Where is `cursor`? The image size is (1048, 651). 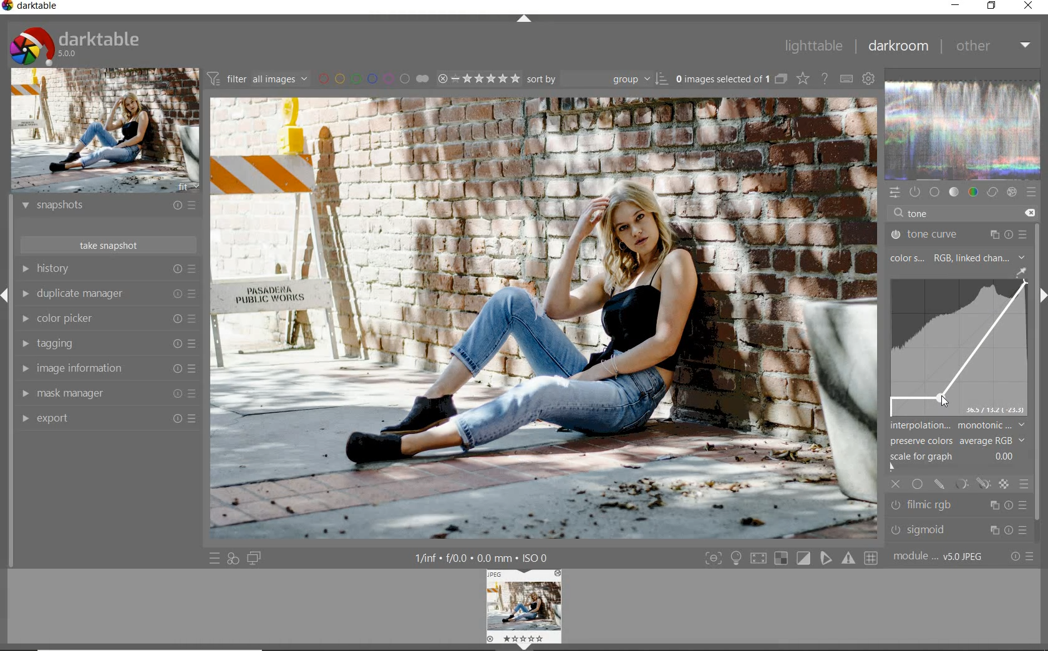
cursor is located at coordinates (944, 403).